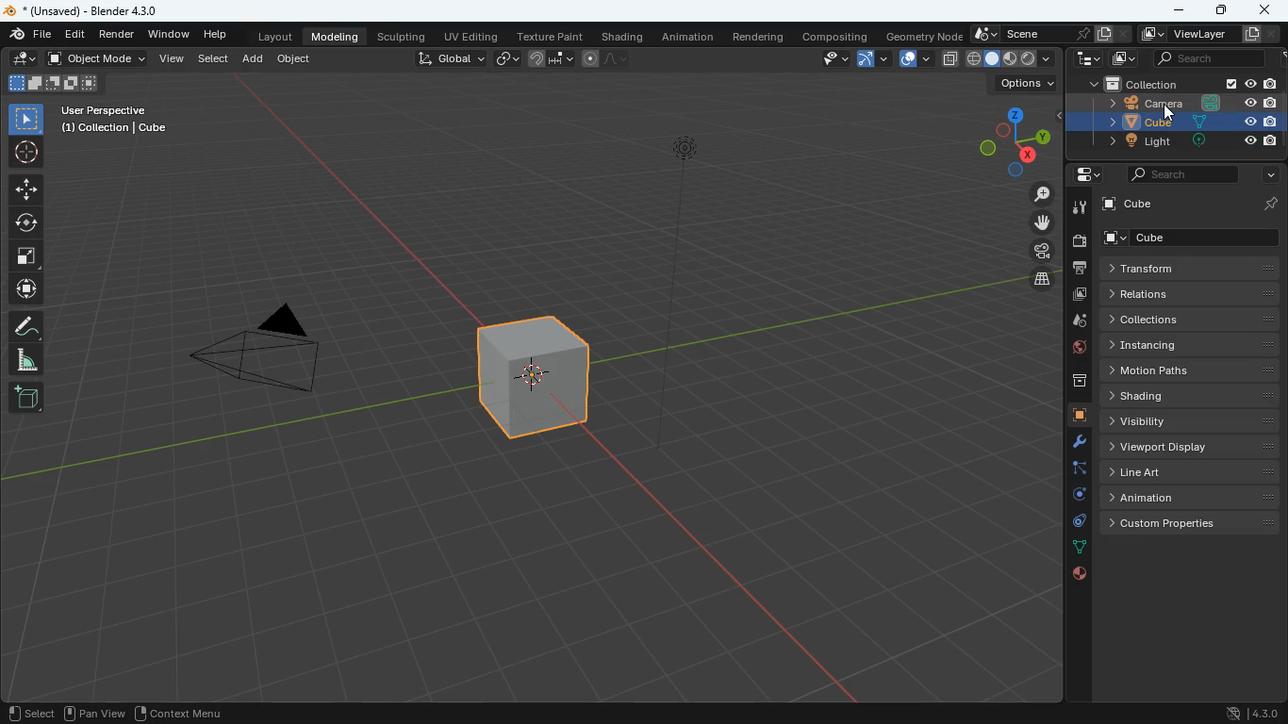 This screenshot has width=1288, height=724. I want to click on settings, so click(1082, 174).